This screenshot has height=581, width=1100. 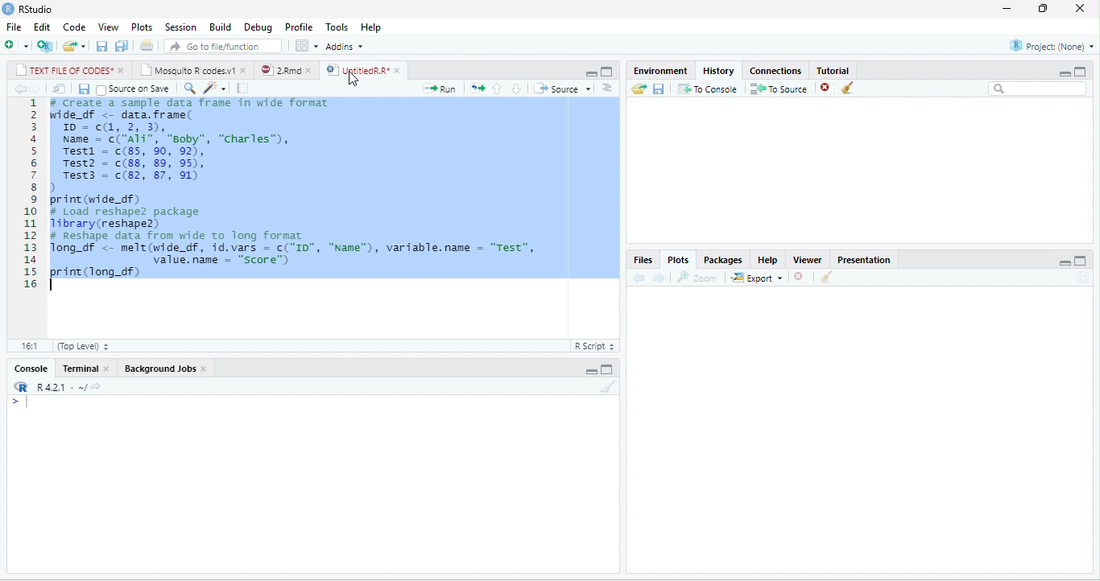 I want to click on save, so click(x=85, y=89).